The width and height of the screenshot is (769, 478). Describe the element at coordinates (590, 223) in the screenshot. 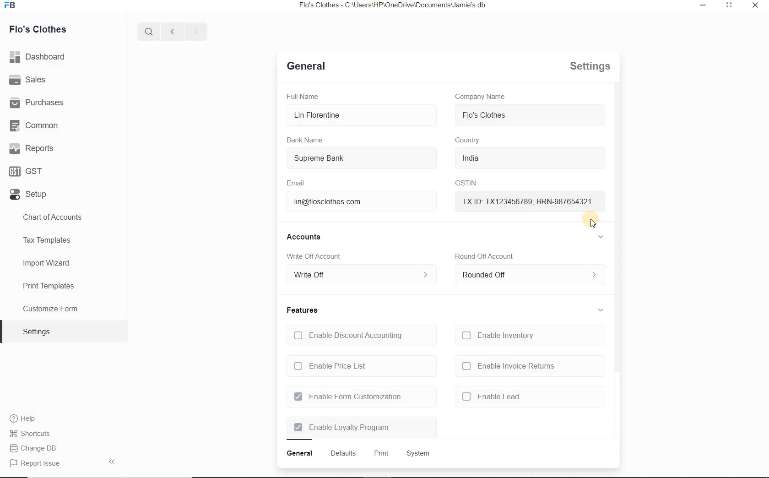

I see `mouse pointer` at that location.